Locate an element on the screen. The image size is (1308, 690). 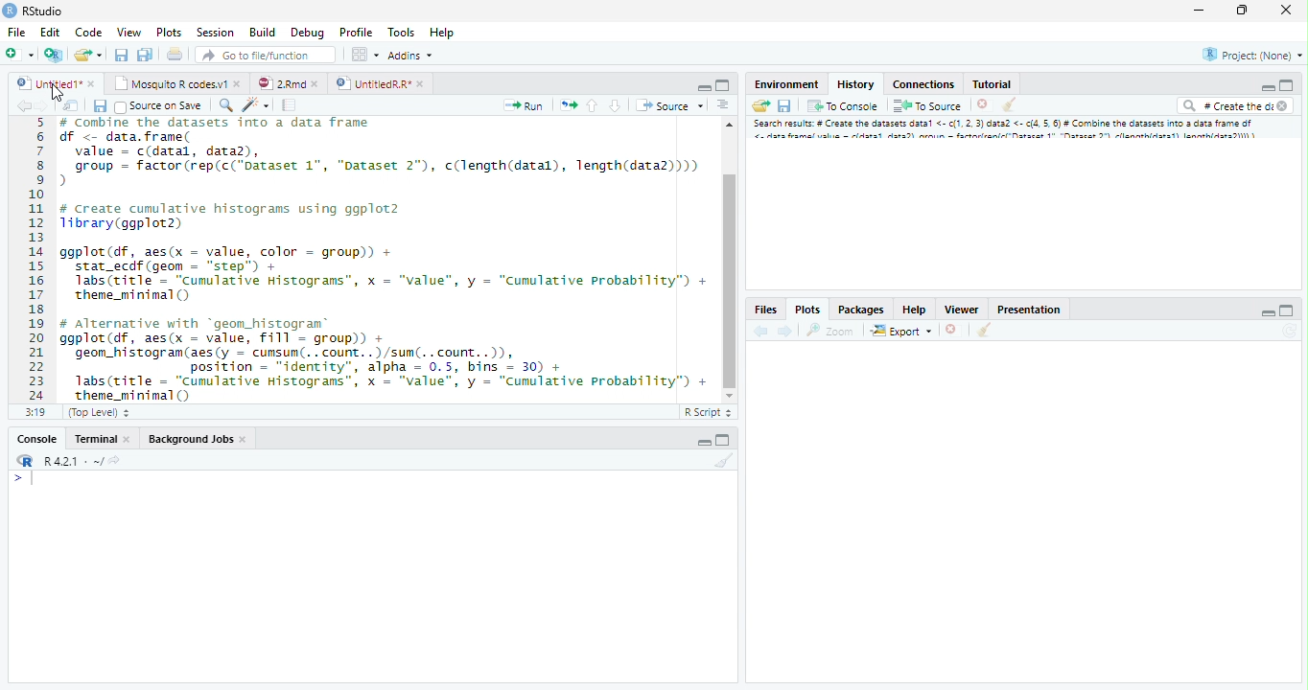
2.Rmd is located at coordinates (286, 81).